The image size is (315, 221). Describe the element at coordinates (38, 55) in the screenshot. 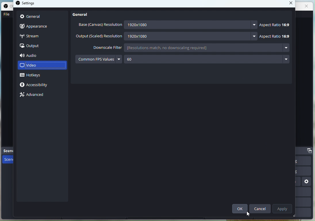

I see `Audio` at that location.